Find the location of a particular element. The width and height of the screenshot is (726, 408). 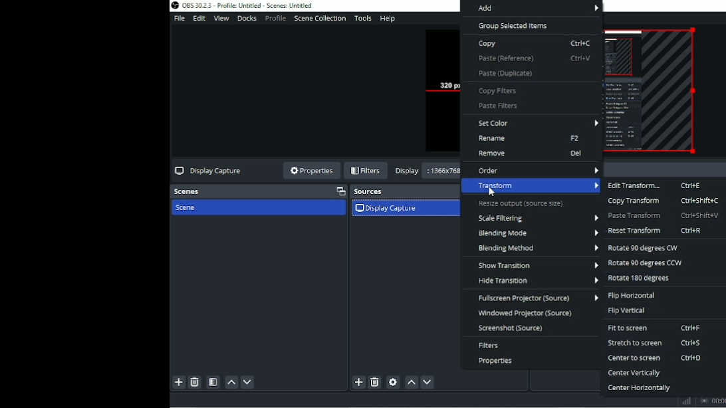

Title is located at coordinates (247, 5).